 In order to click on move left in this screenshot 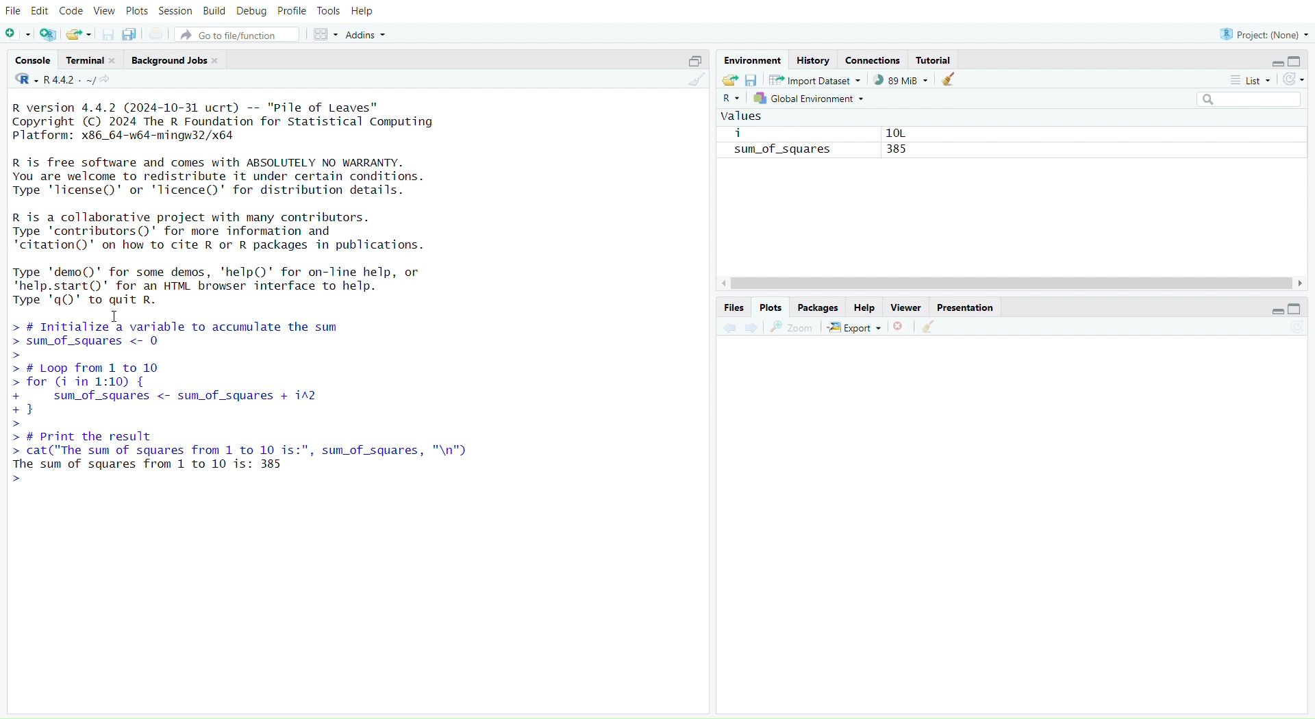, I will do `click(725, 283)`.